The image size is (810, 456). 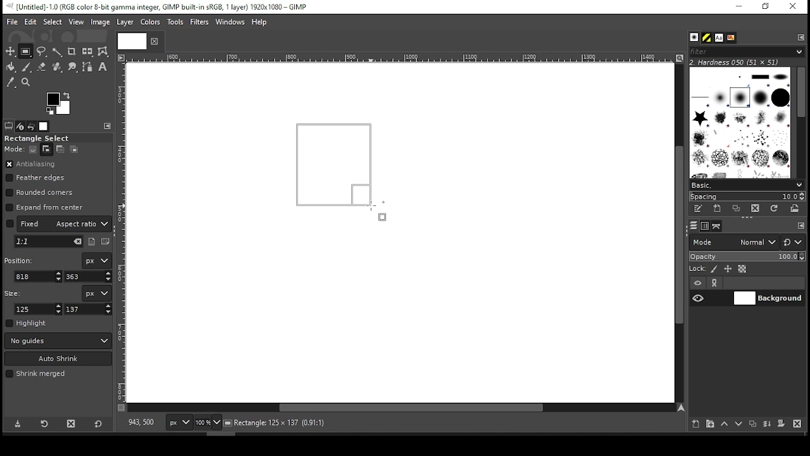 I want to click on , so click(x=122, y=232).